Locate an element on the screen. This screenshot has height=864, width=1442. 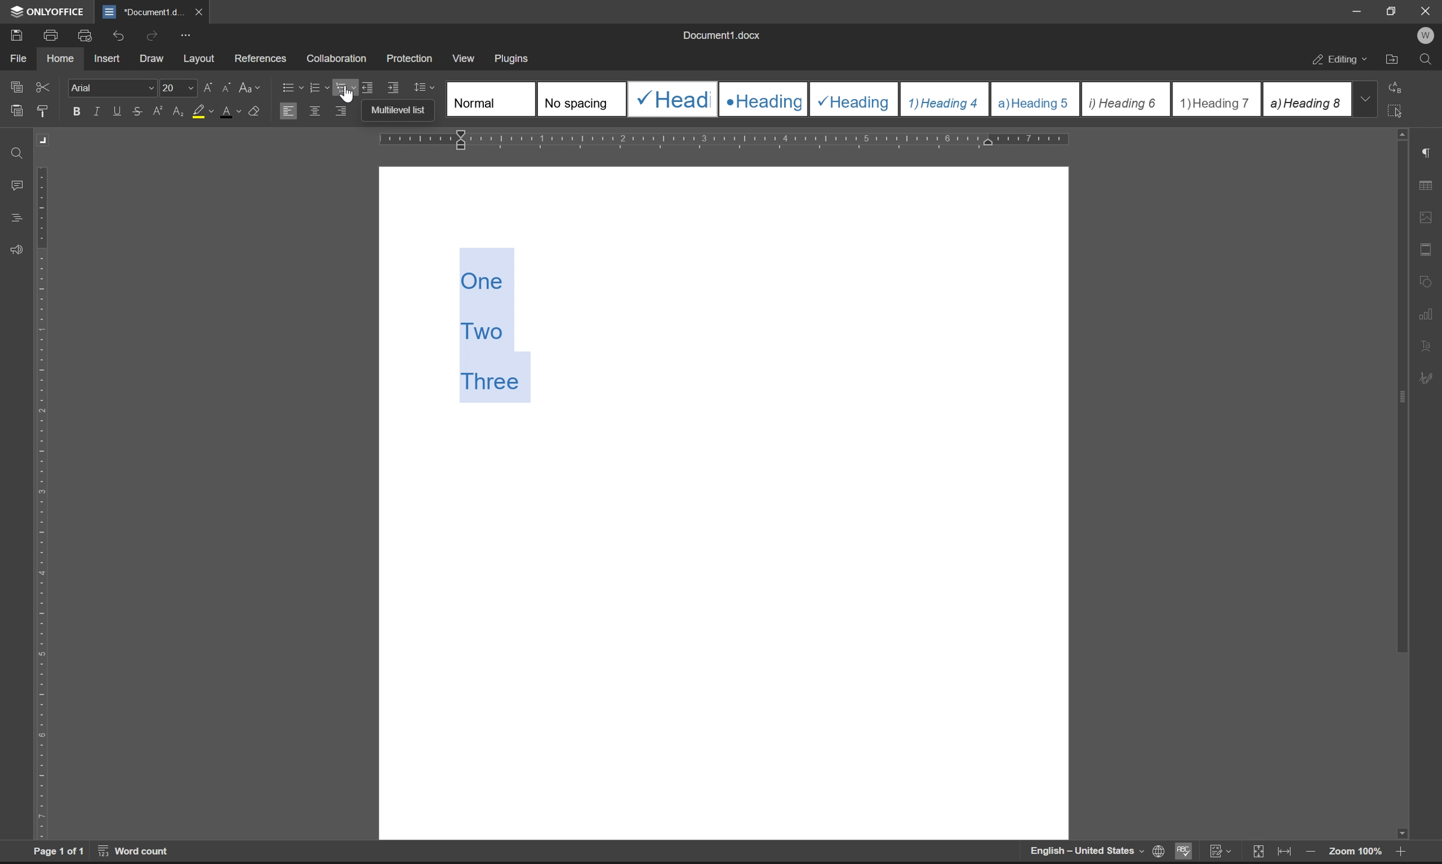
references is located at coordinates (261, 56).